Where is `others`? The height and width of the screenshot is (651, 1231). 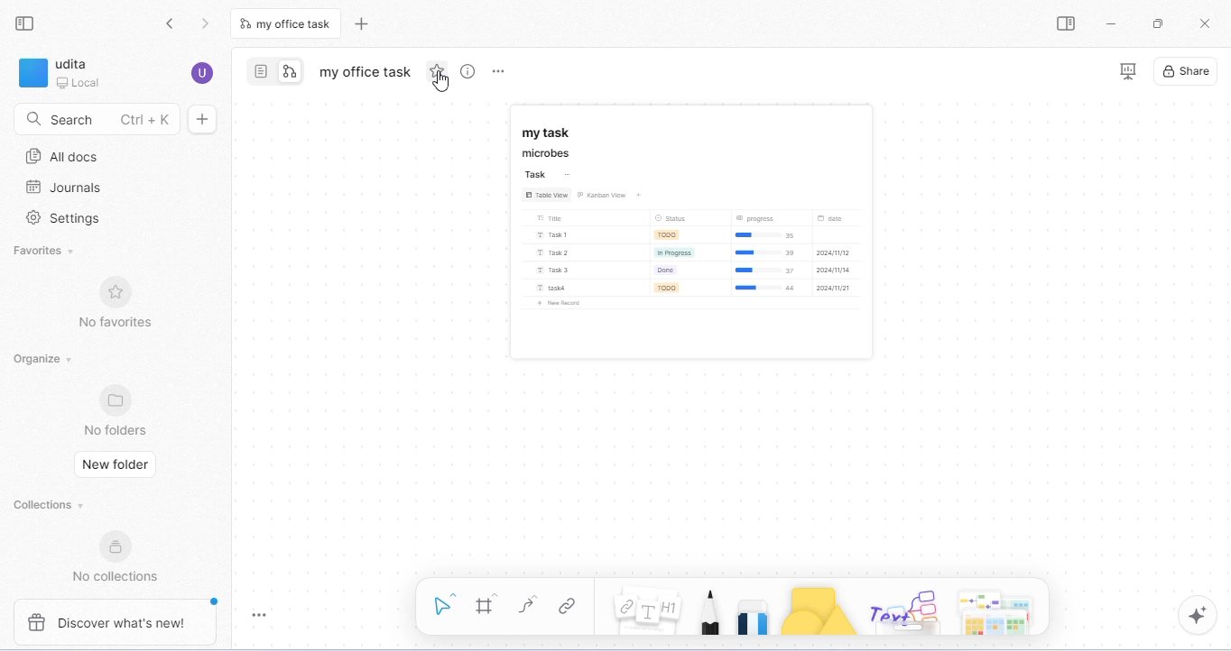 others is located at coordinates (906, 610).